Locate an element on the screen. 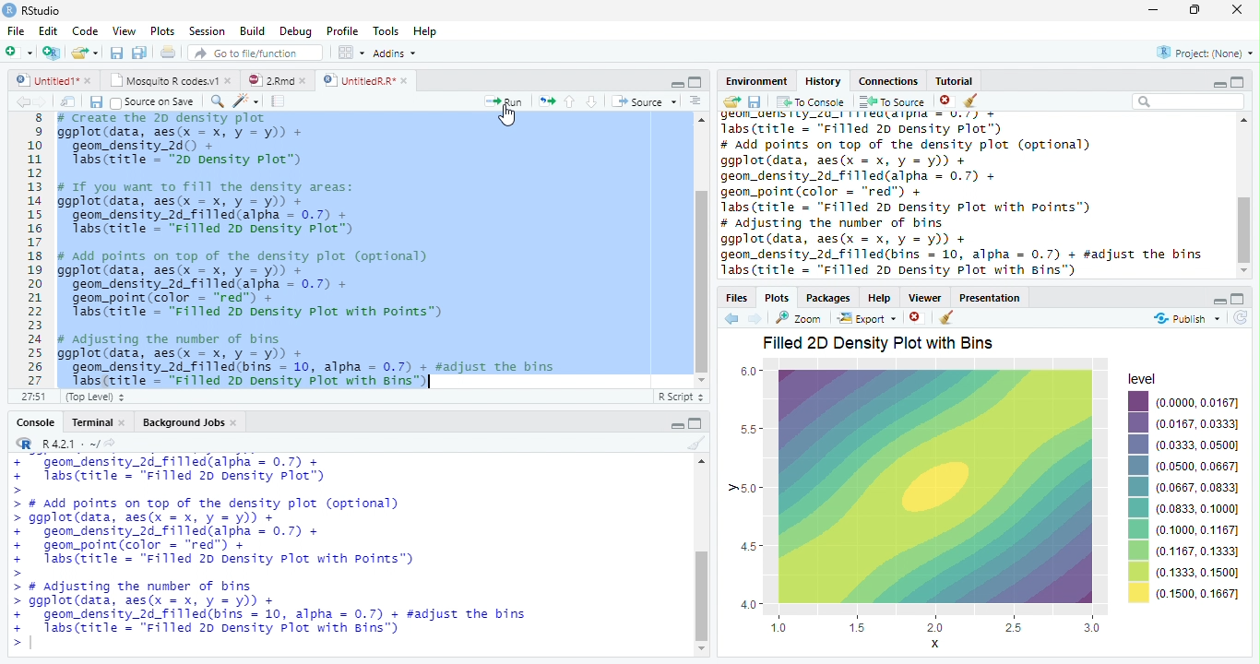 This screenshot has height=664, width=1260. up is located at coordinates (570, 101).